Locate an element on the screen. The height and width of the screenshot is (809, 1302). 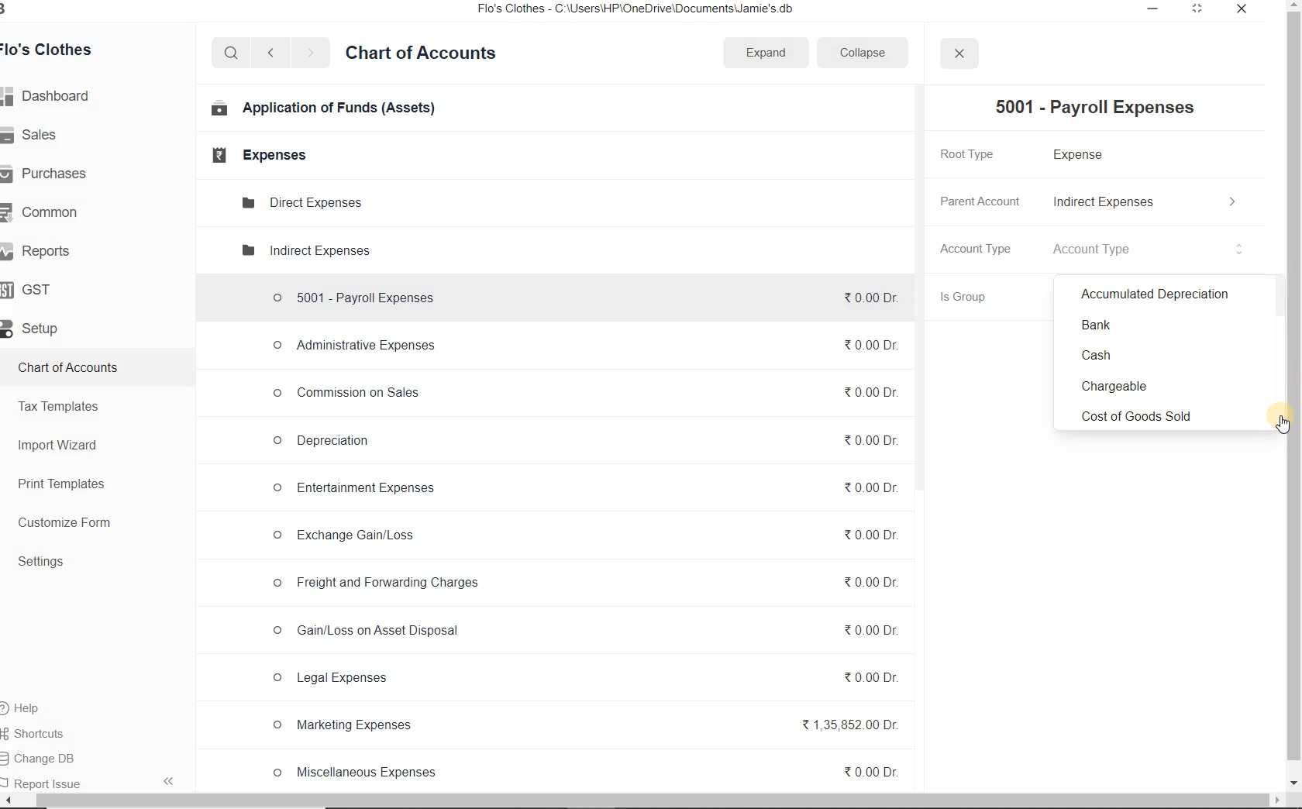
© Administrative Expenses %0.00Dr. is located at coordinates (585, 344).